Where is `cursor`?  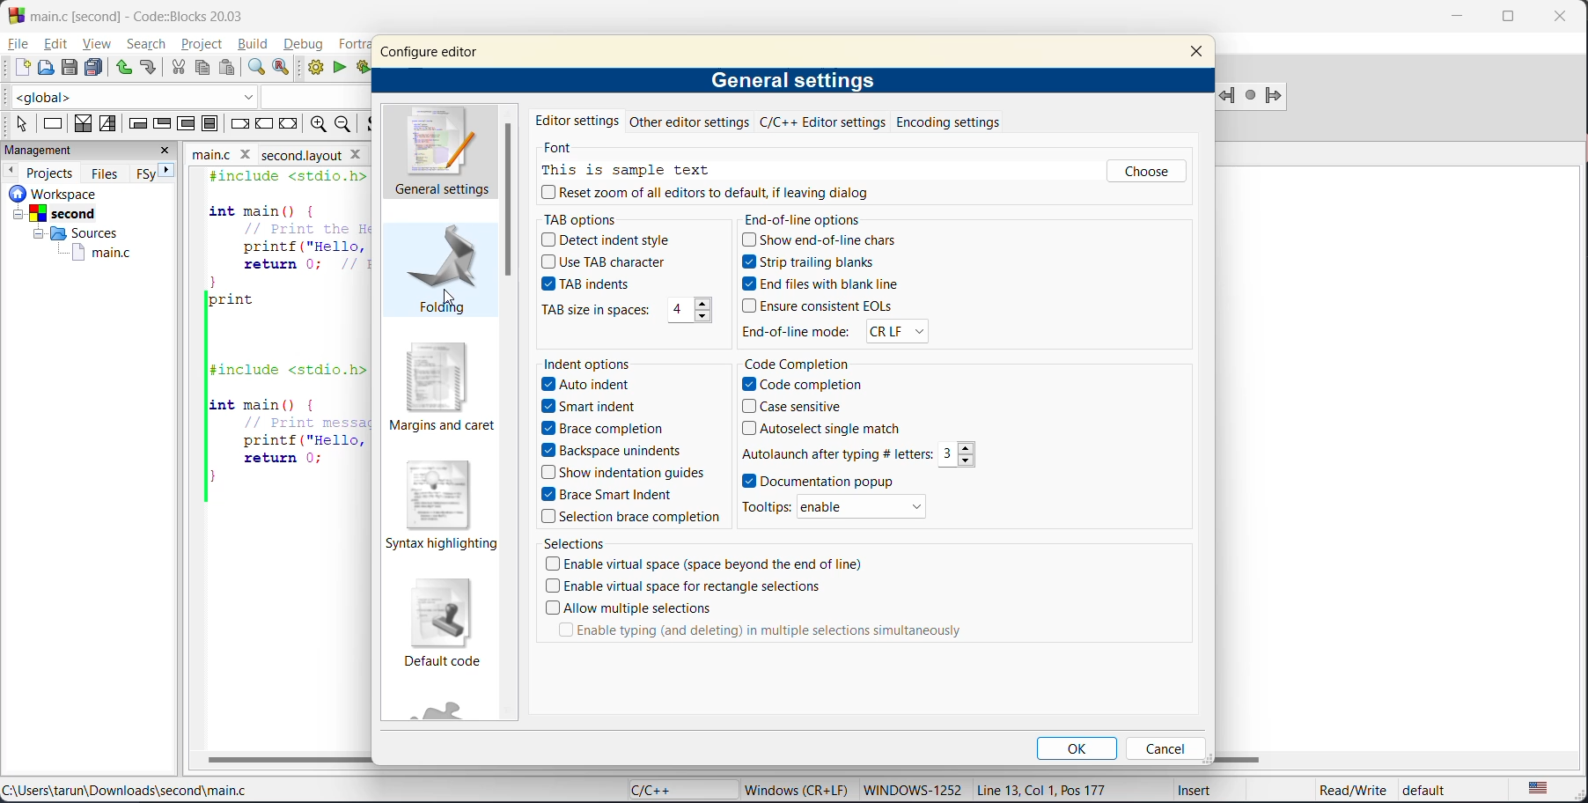
cursor is located at coordinates (446, 298).